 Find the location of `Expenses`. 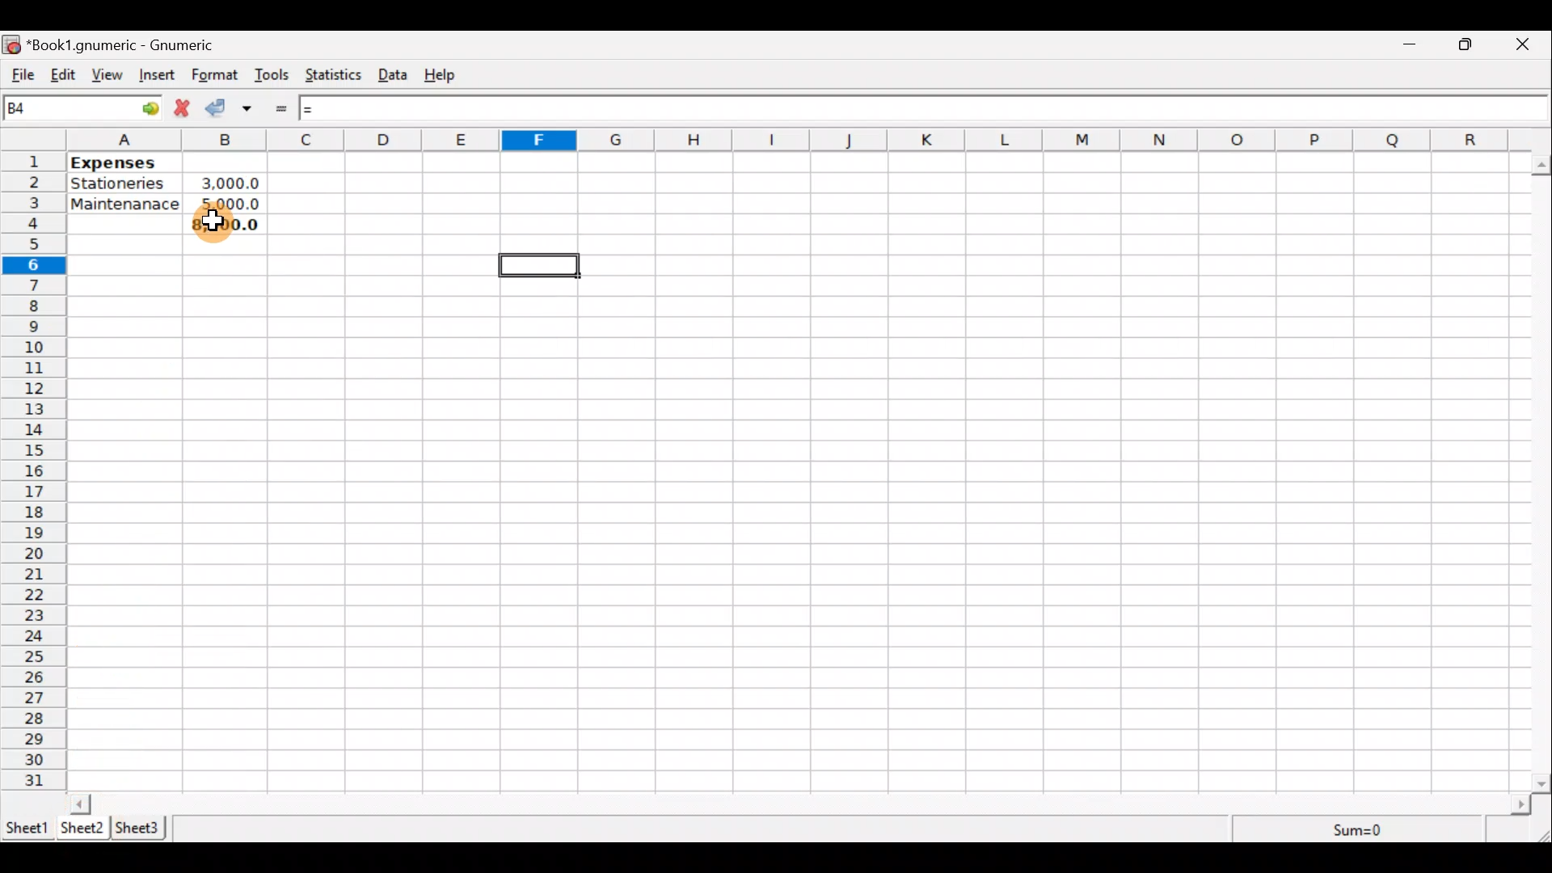

Expenses is located at coordinates (117, 163).